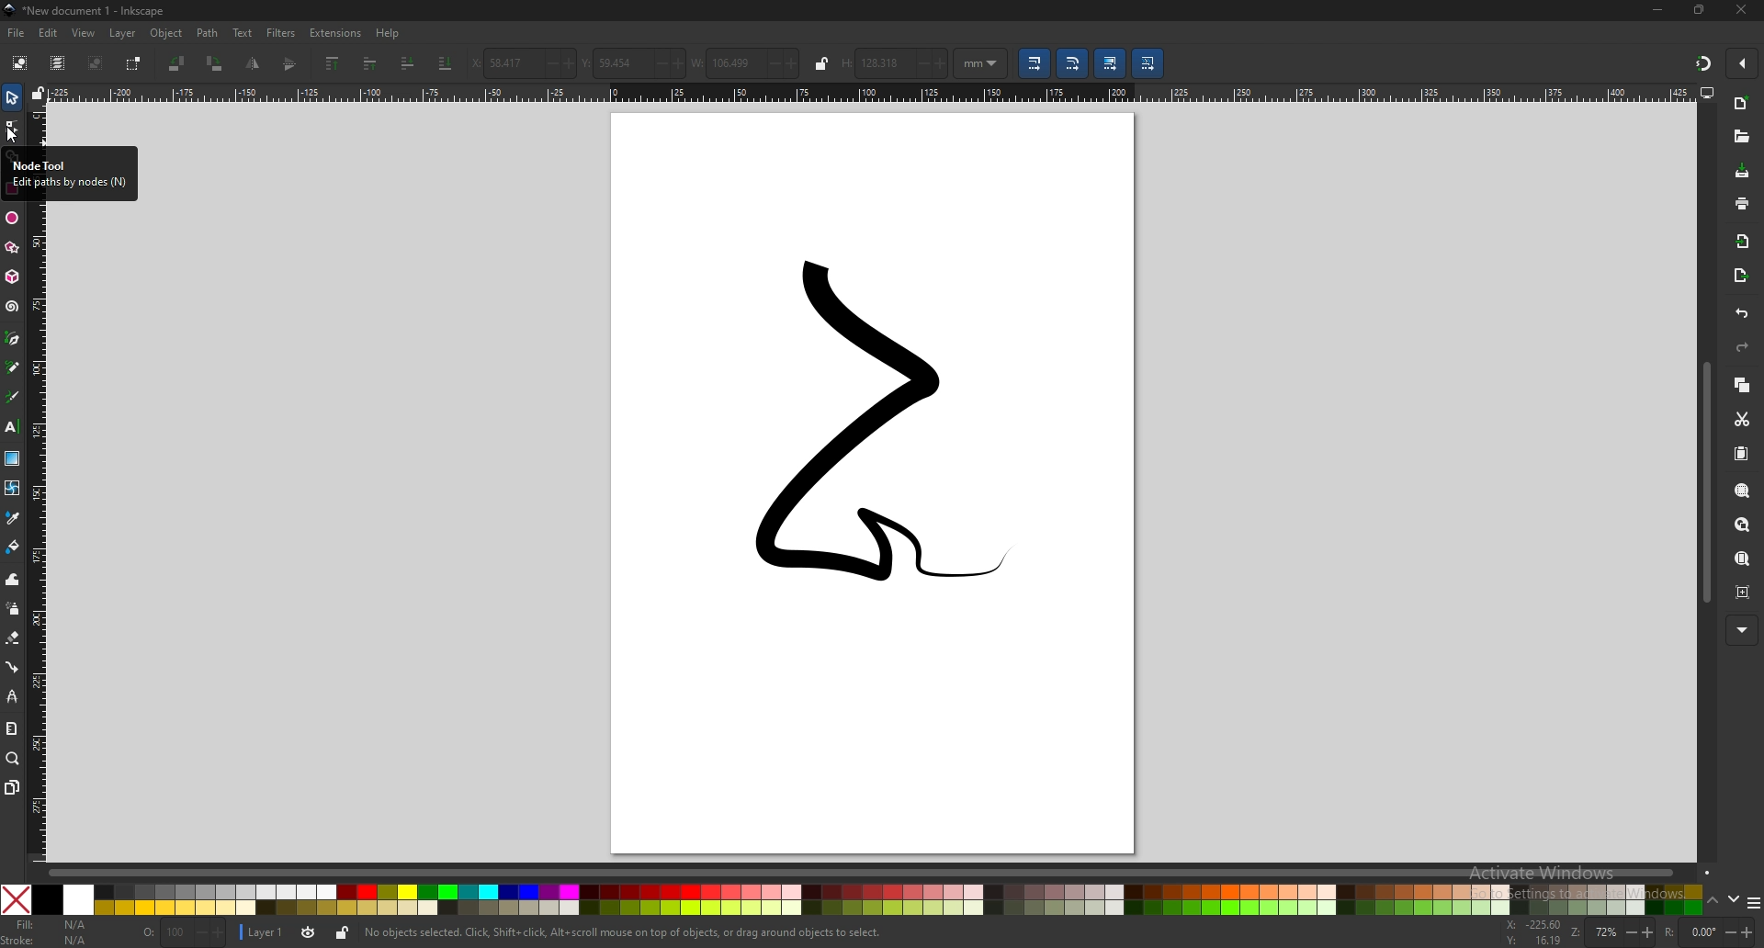 This screenshot has width=1764, height=948. I want to click on fill, so click(51, 925).